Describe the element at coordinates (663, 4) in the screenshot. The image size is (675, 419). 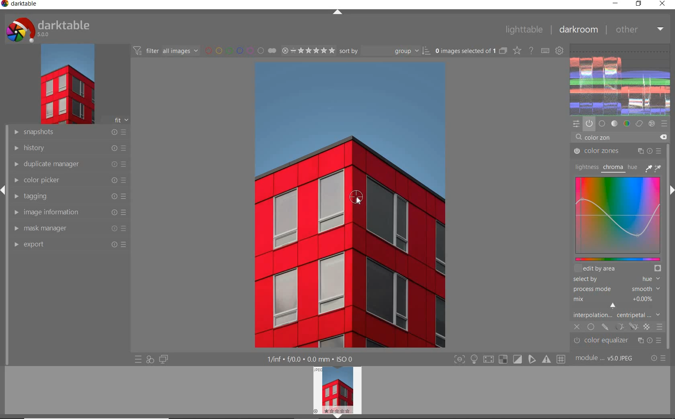
I see `close` at that location.